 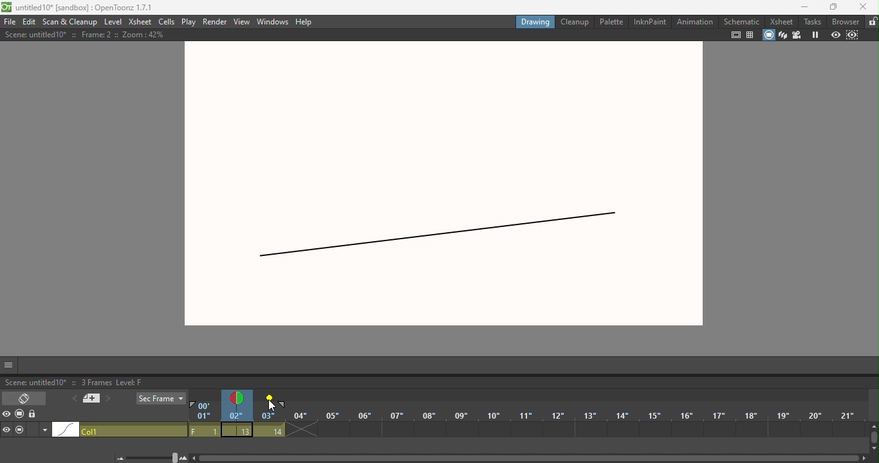 What do you see at coordinates (205, 430) in the screenshot?
I see `F1` at bounding box center [205, 430].